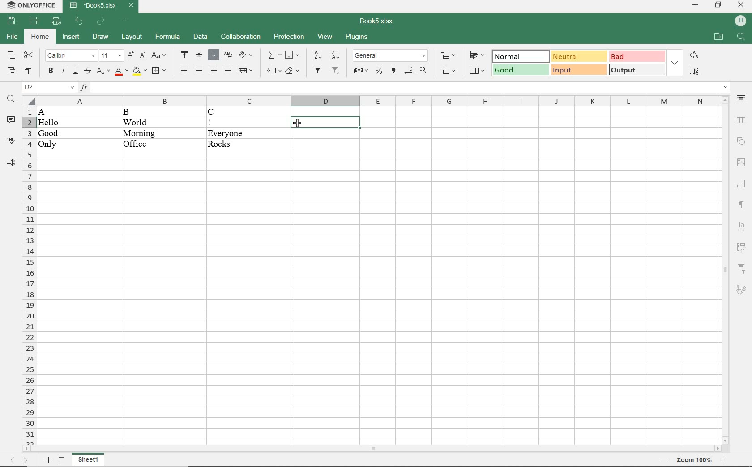 The height and width of the screenshot is (467, 752). Describe the element at coordinates (725, 460) in the screenshot. I see `zoom in` at that location.